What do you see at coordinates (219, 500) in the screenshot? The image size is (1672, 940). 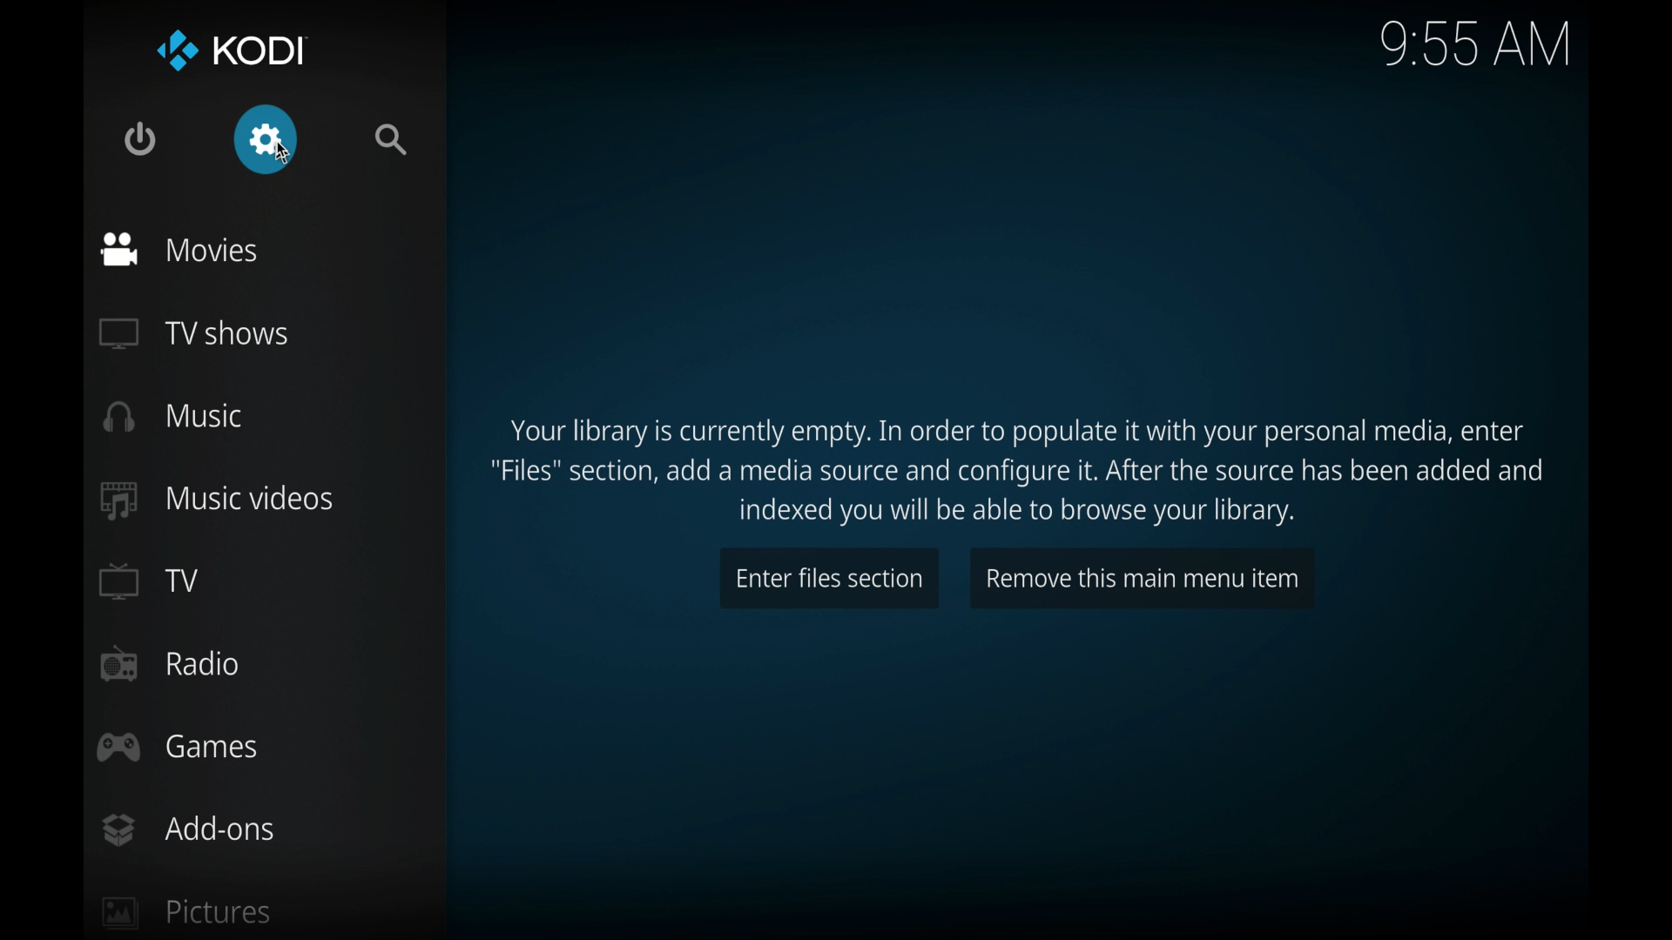 I see `music videos` at bounding box center [219, 500].